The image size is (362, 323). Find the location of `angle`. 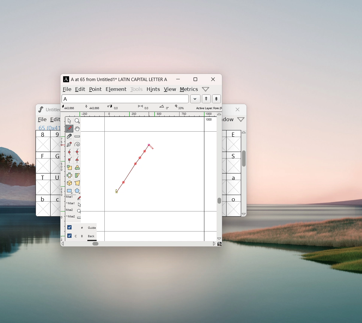

angle is located at coordinates (164, 107).